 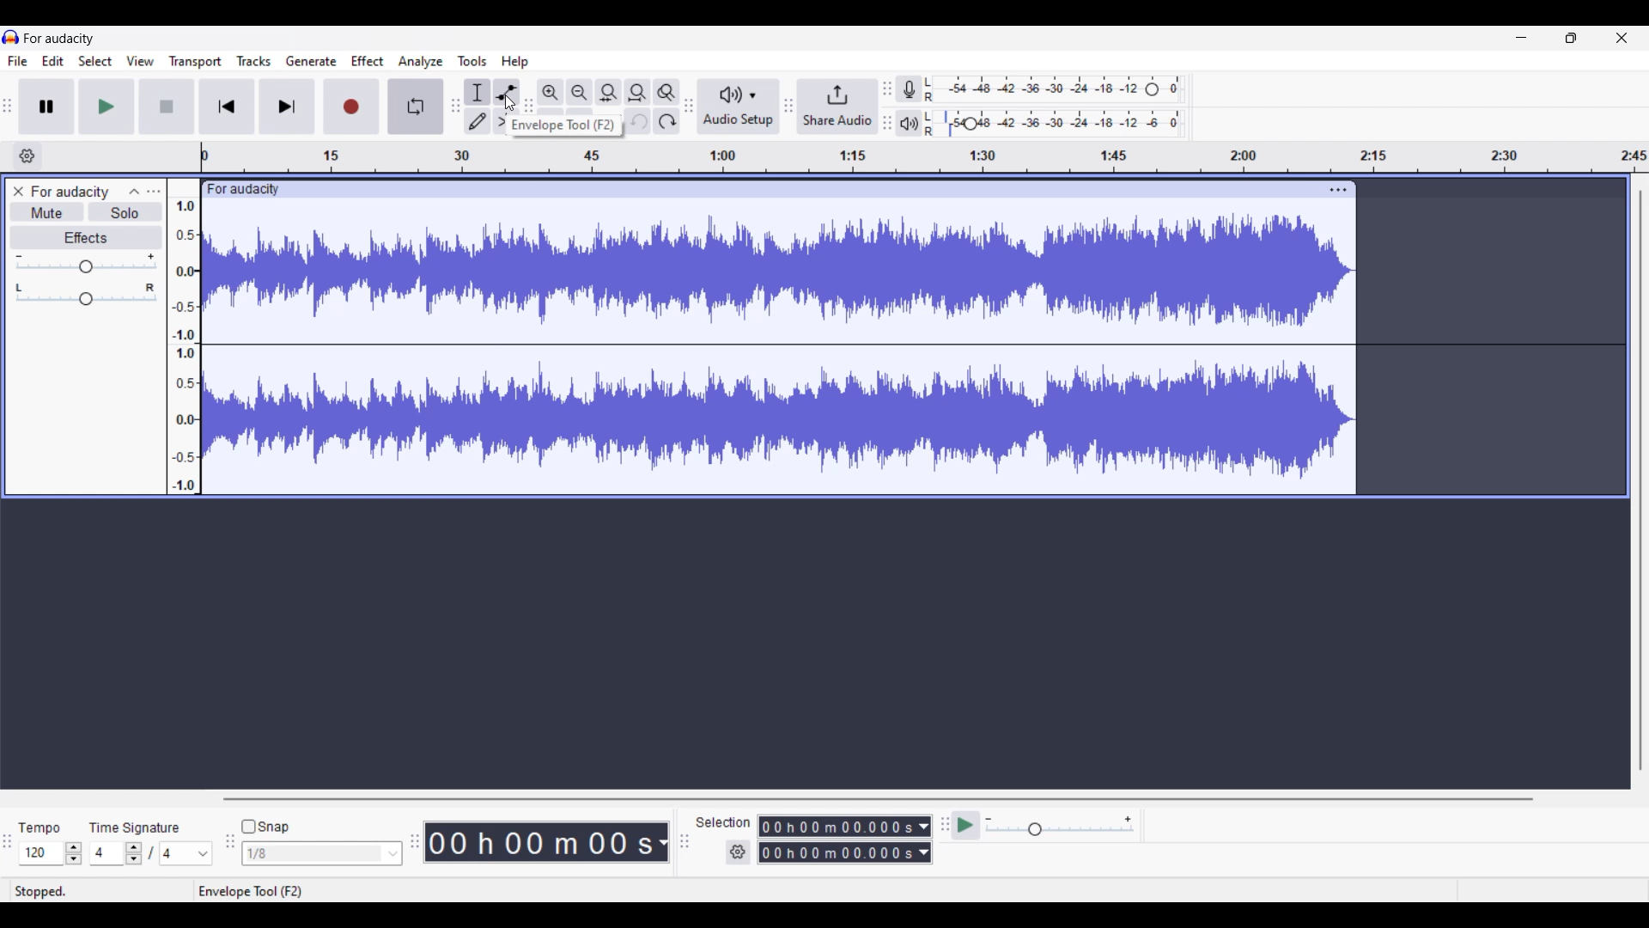 What do you see at coordinates (18, 61) in the screenshot?
I see `File` at bounding box center [18, 61].